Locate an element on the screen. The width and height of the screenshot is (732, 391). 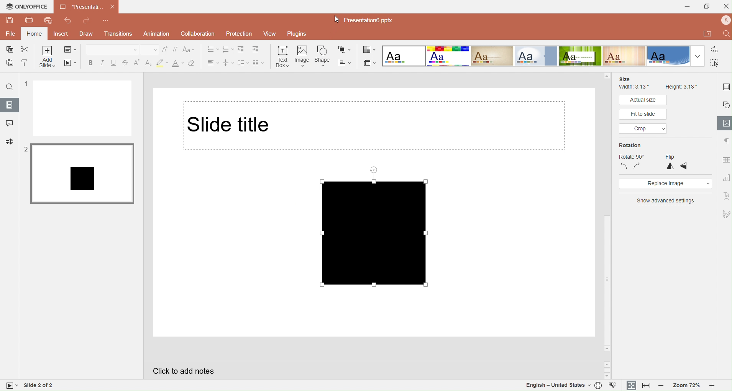
width is located at coordinates (634, 87).